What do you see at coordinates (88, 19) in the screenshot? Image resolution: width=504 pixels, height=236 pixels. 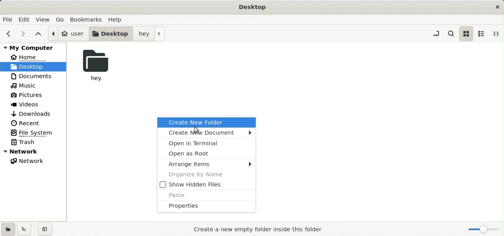 I see `bookmarks` at bounding box center [88, 19].